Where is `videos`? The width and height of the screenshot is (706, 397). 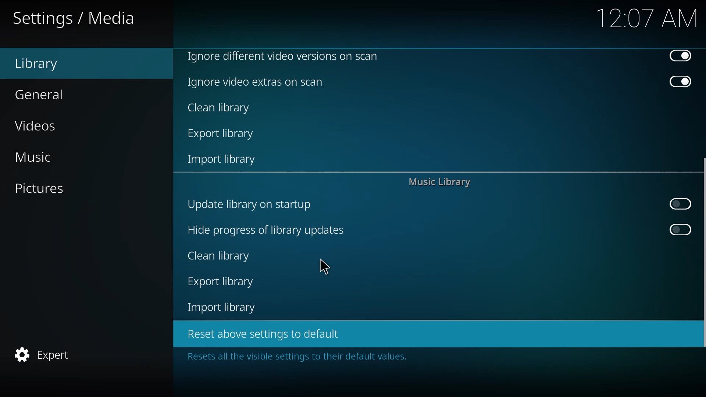
videos is located at coordinates (37, 127).